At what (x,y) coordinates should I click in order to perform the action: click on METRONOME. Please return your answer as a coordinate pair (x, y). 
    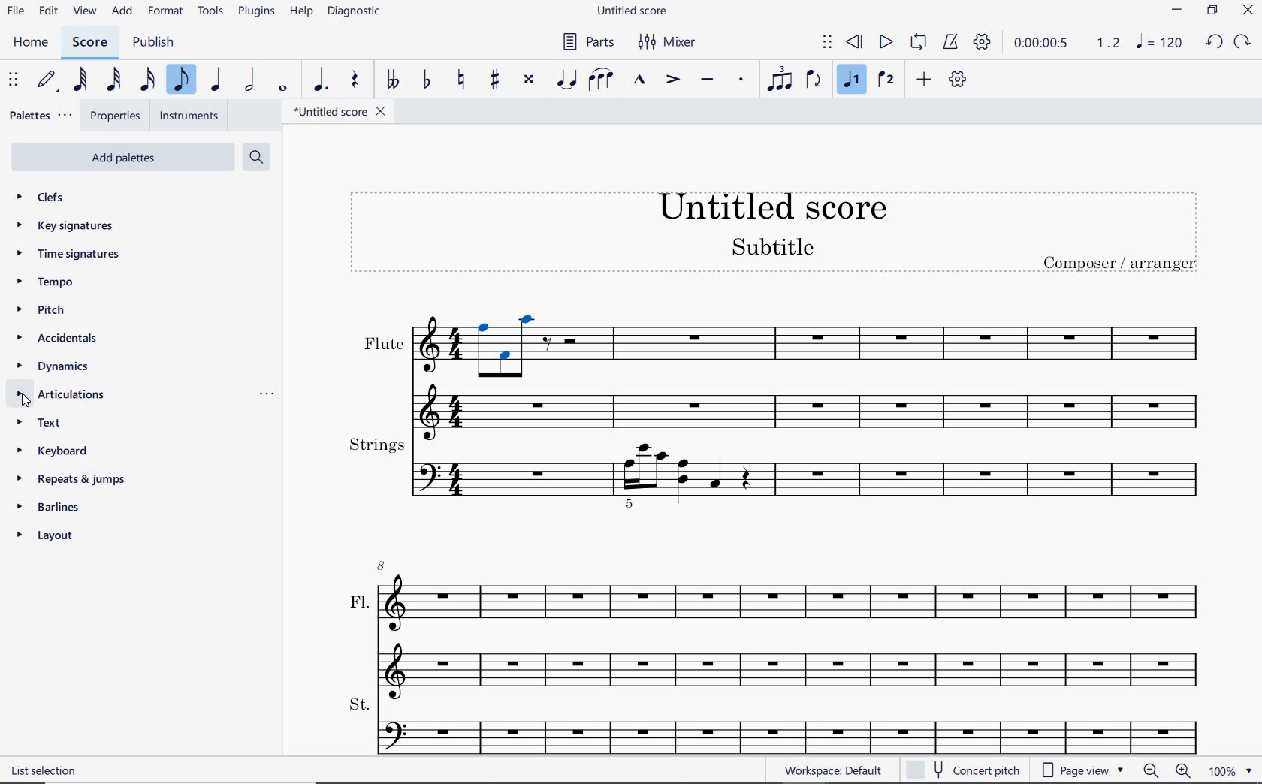
    Looking at the image, I should click on (953, 41).